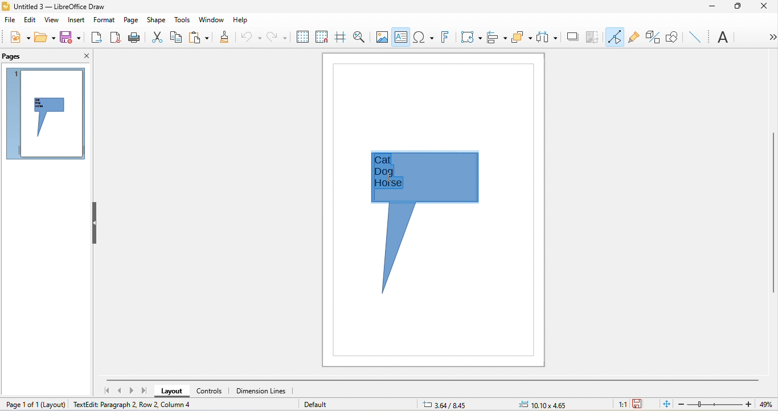 This screenshot has height=411, width=778. I want to click on layout, so click(173, 392).